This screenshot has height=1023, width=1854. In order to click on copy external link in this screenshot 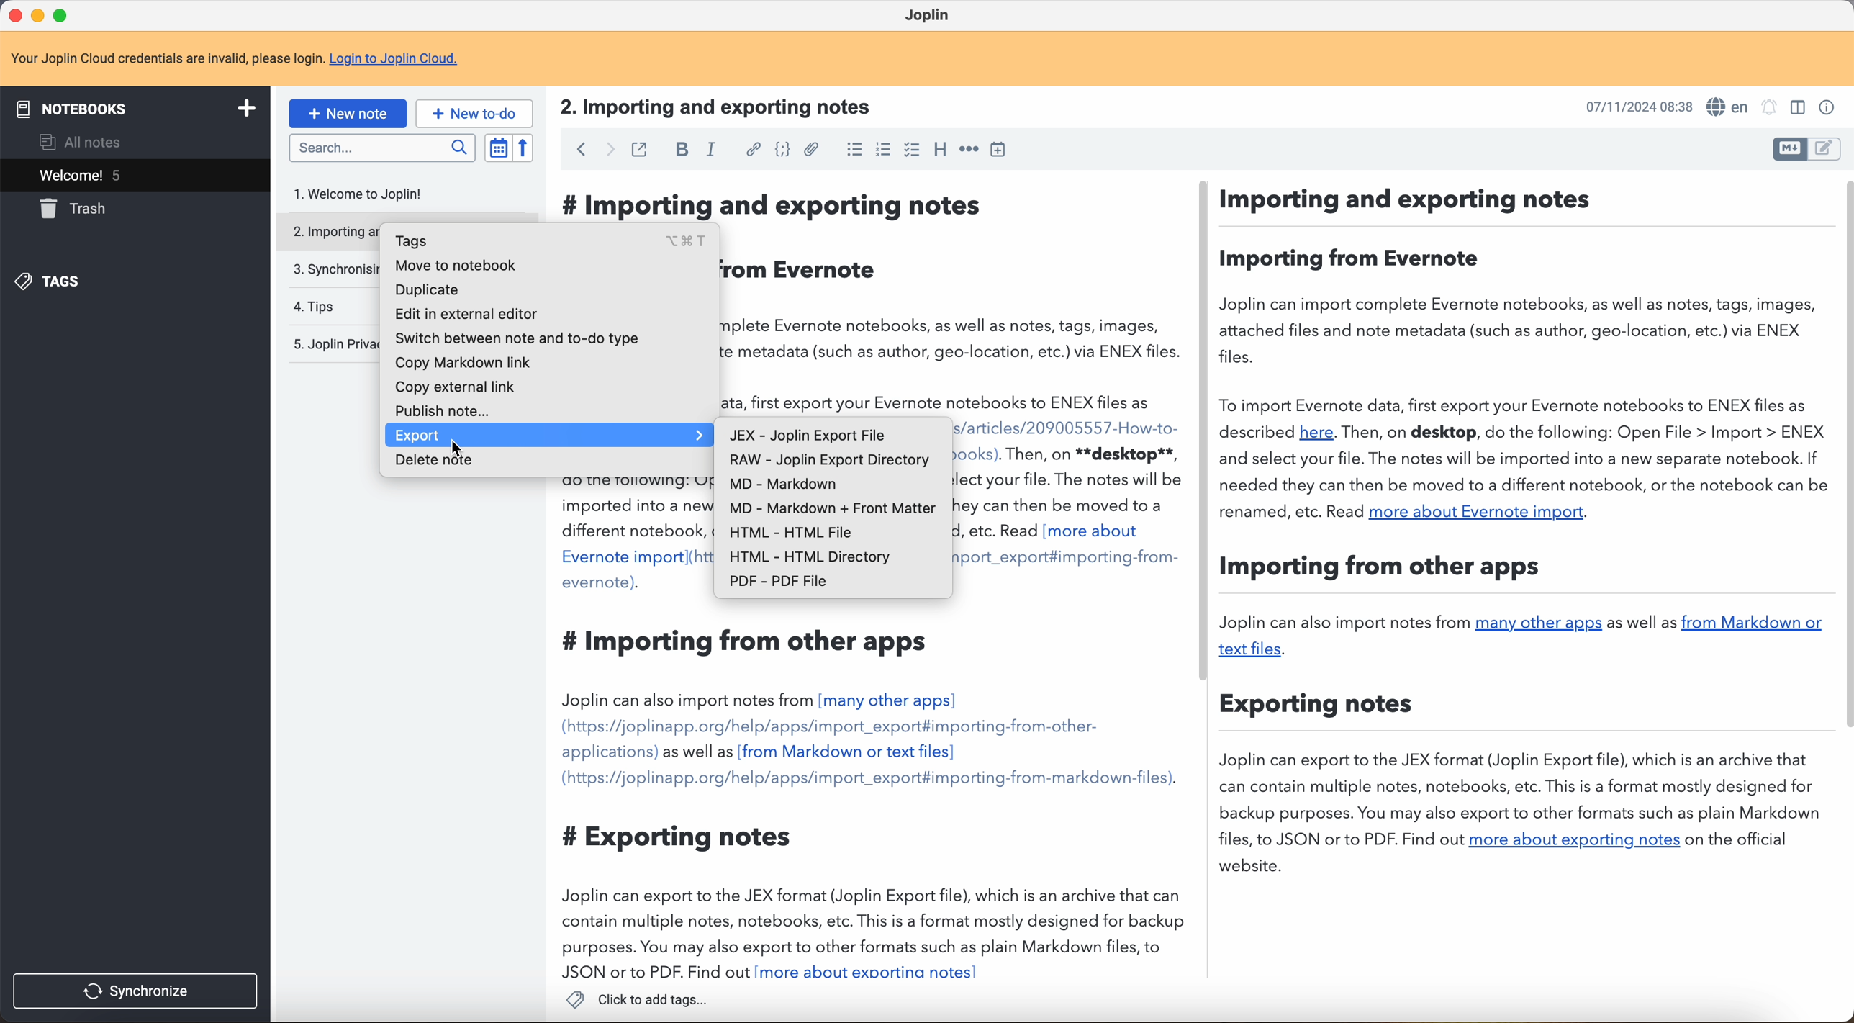, I will do `click(454, 386)`.